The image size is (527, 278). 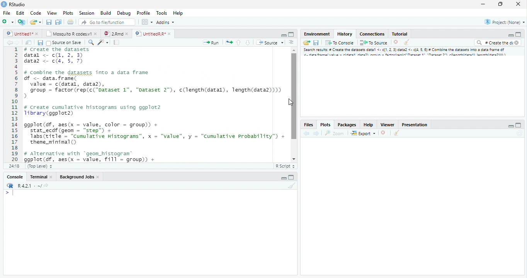 I want to click on Show in the new window, so click(x=28, y=42).